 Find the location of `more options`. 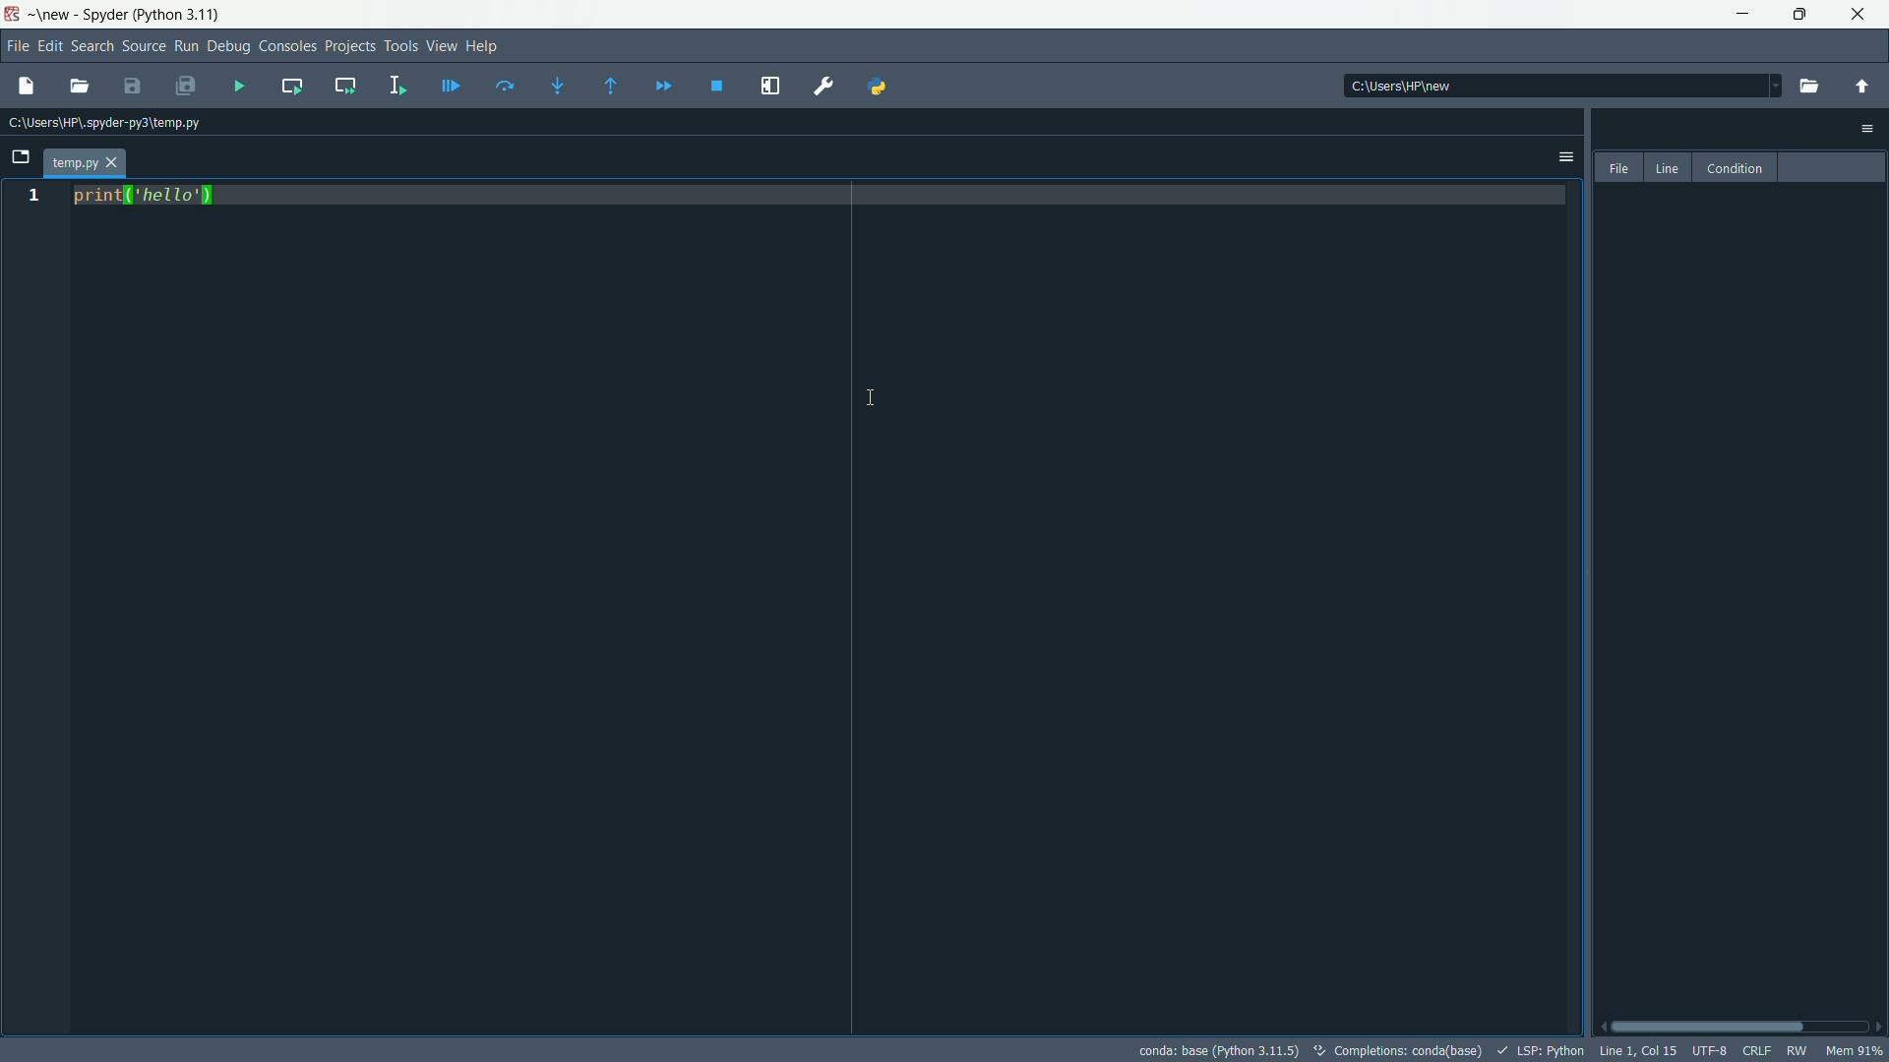

more options is located at coordinates (1563, 157).